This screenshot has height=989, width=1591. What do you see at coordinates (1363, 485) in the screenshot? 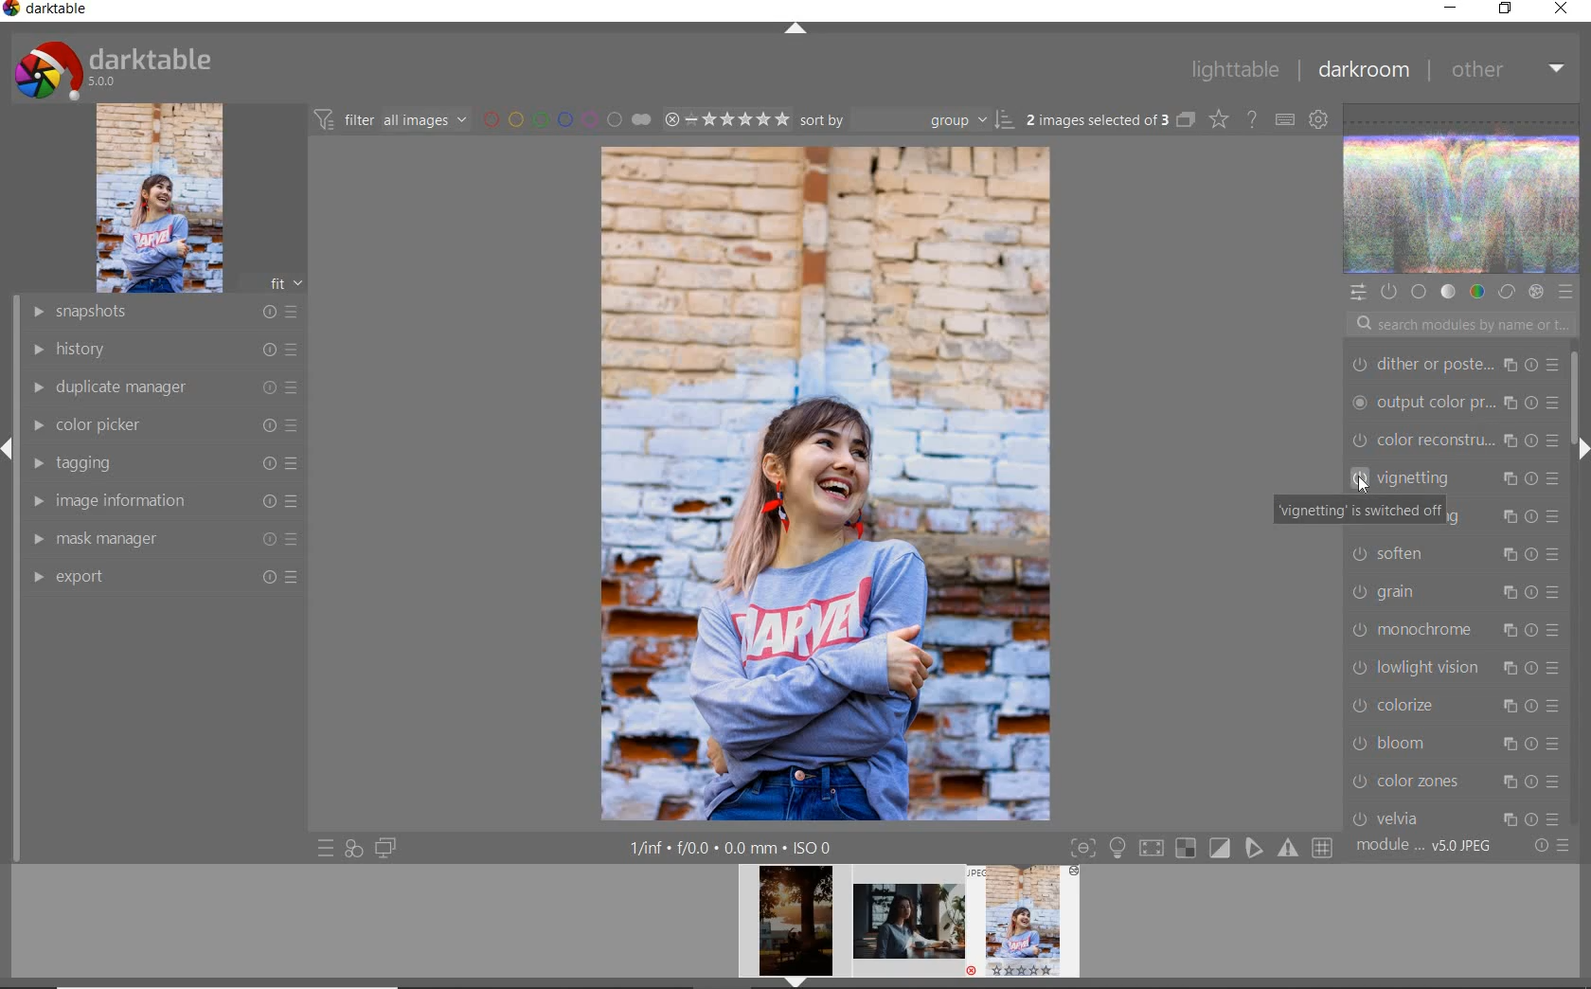
I see `cursor position` at bounding box center [1363, 485].